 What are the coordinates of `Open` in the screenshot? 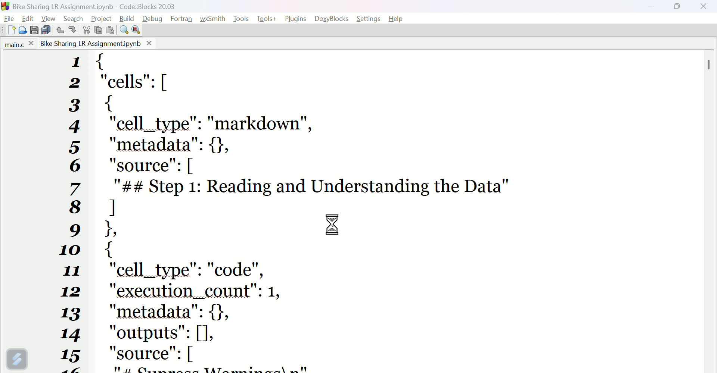 It's located at (24, 30).